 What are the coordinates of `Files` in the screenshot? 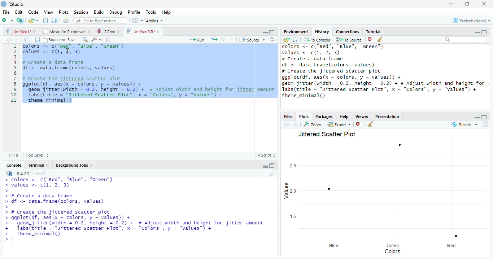 It's located at (288, 117).